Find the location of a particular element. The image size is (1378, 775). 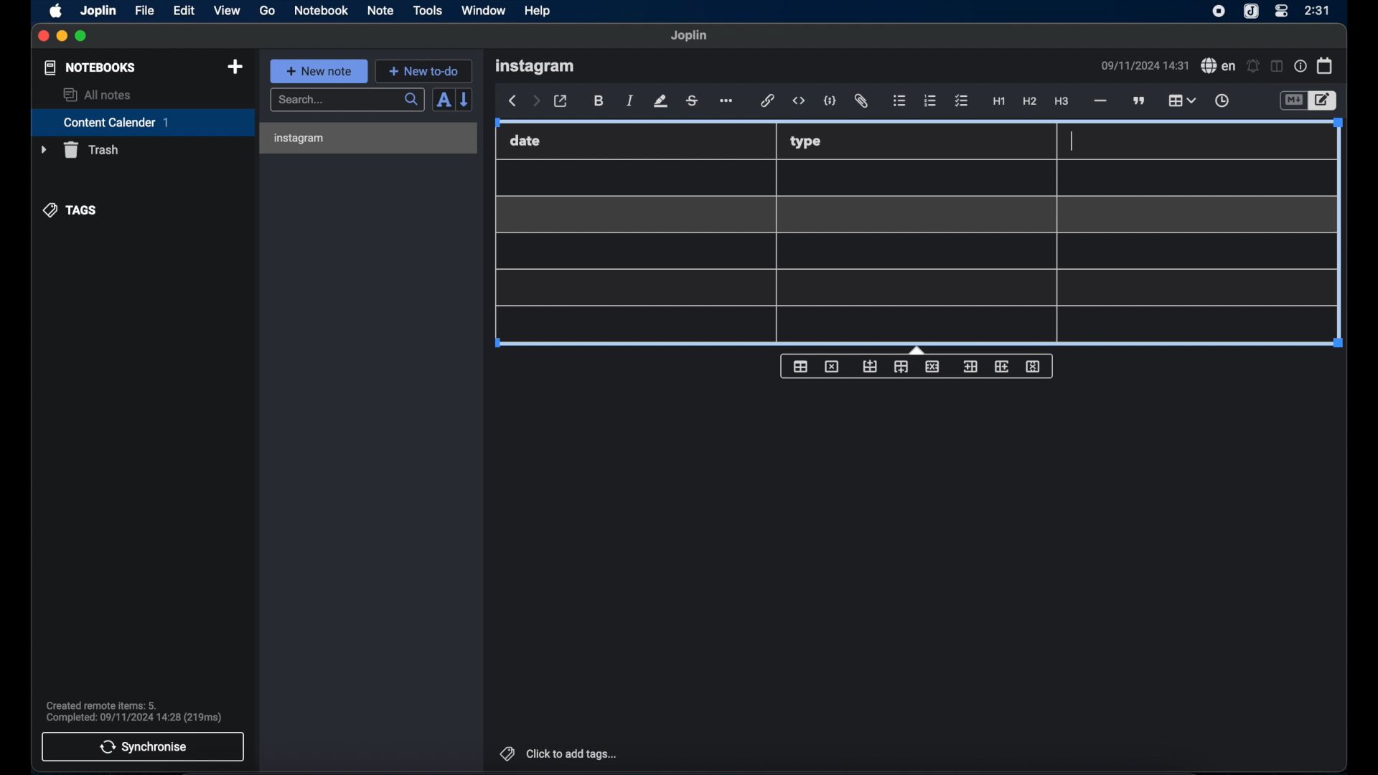

new note is located at coordinates (319, 71).